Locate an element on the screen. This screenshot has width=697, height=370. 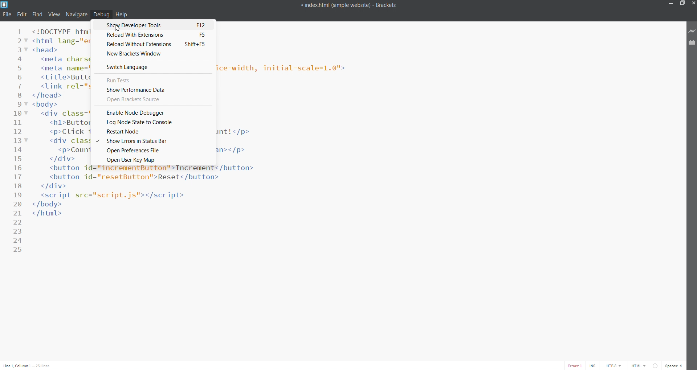
show developer tools is located at coordinates (153, 25).